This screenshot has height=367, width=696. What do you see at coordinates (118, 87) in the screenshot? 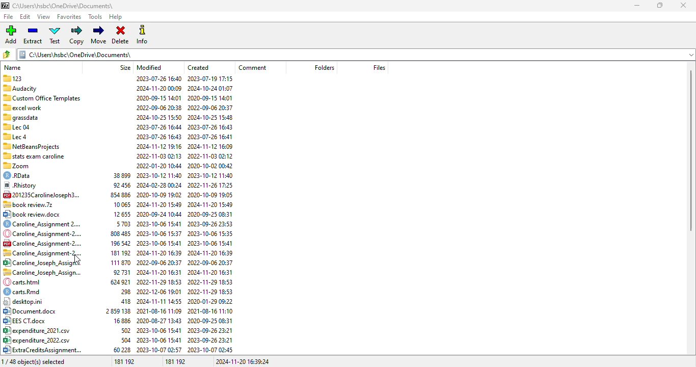
I see `88 Audacity 2024-11-2000:09 2024-10-24 01:07` at bounding box center [118, 87].